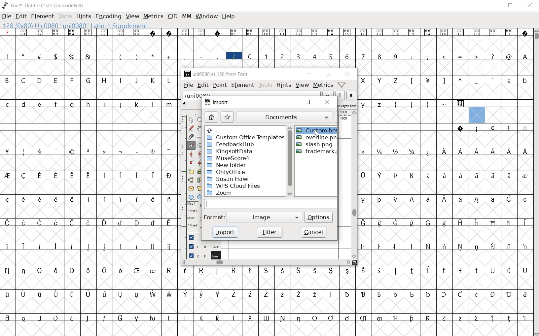 This screenshot has height=336, width=539. What do you see at coordinates (348, 294) in the screenshot?
I see `glyph` at bounding box center [348, 294].